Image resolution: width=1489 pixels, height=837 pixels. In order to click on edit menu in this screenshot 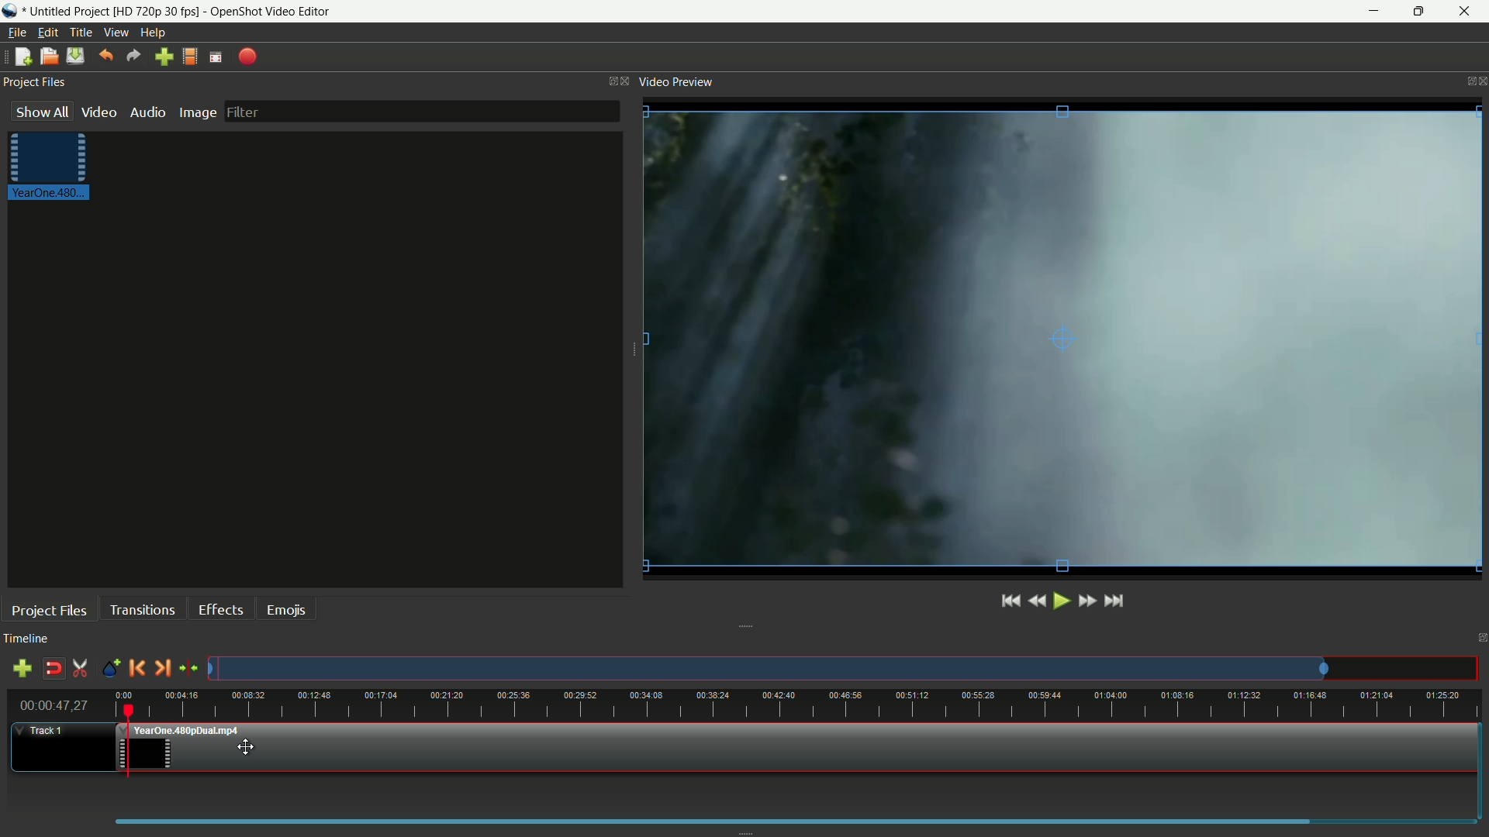, I will do `click(47, 33)`.